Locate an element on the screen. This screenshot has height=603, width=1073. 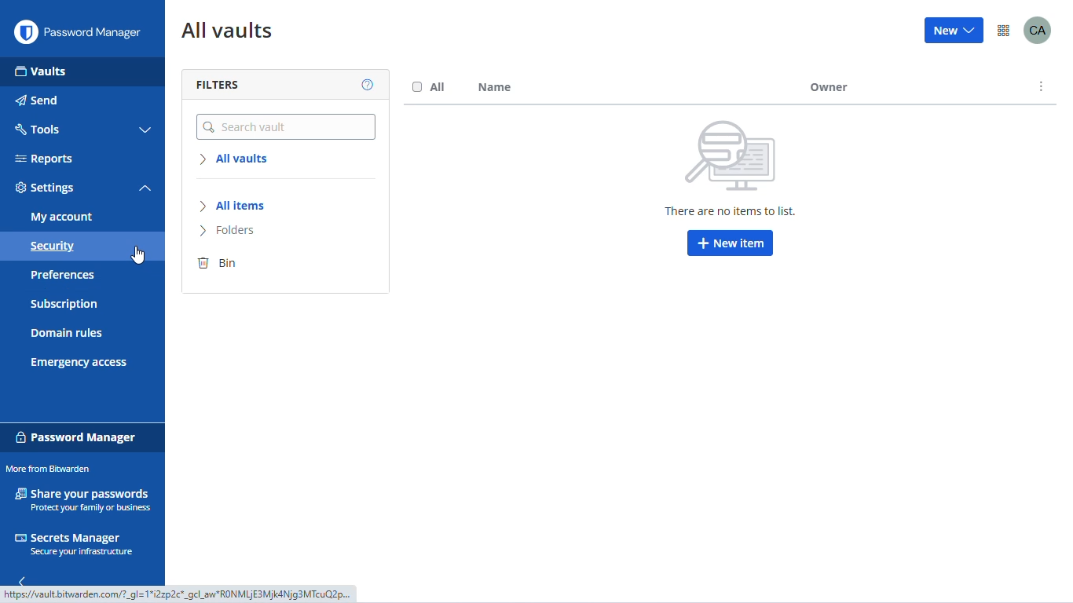
all items is located at coordinates (235, 206).